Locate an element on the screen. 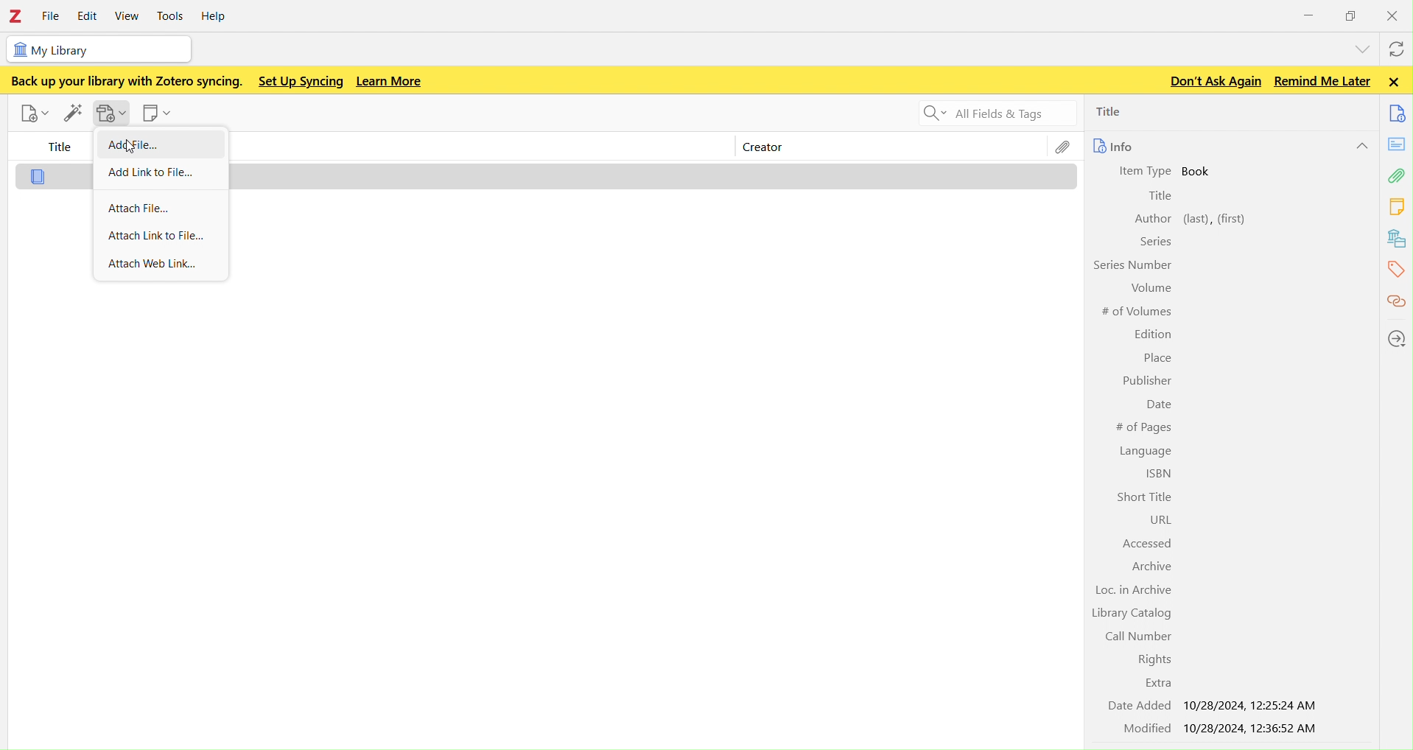  tools is located at coordinates (175, 14).